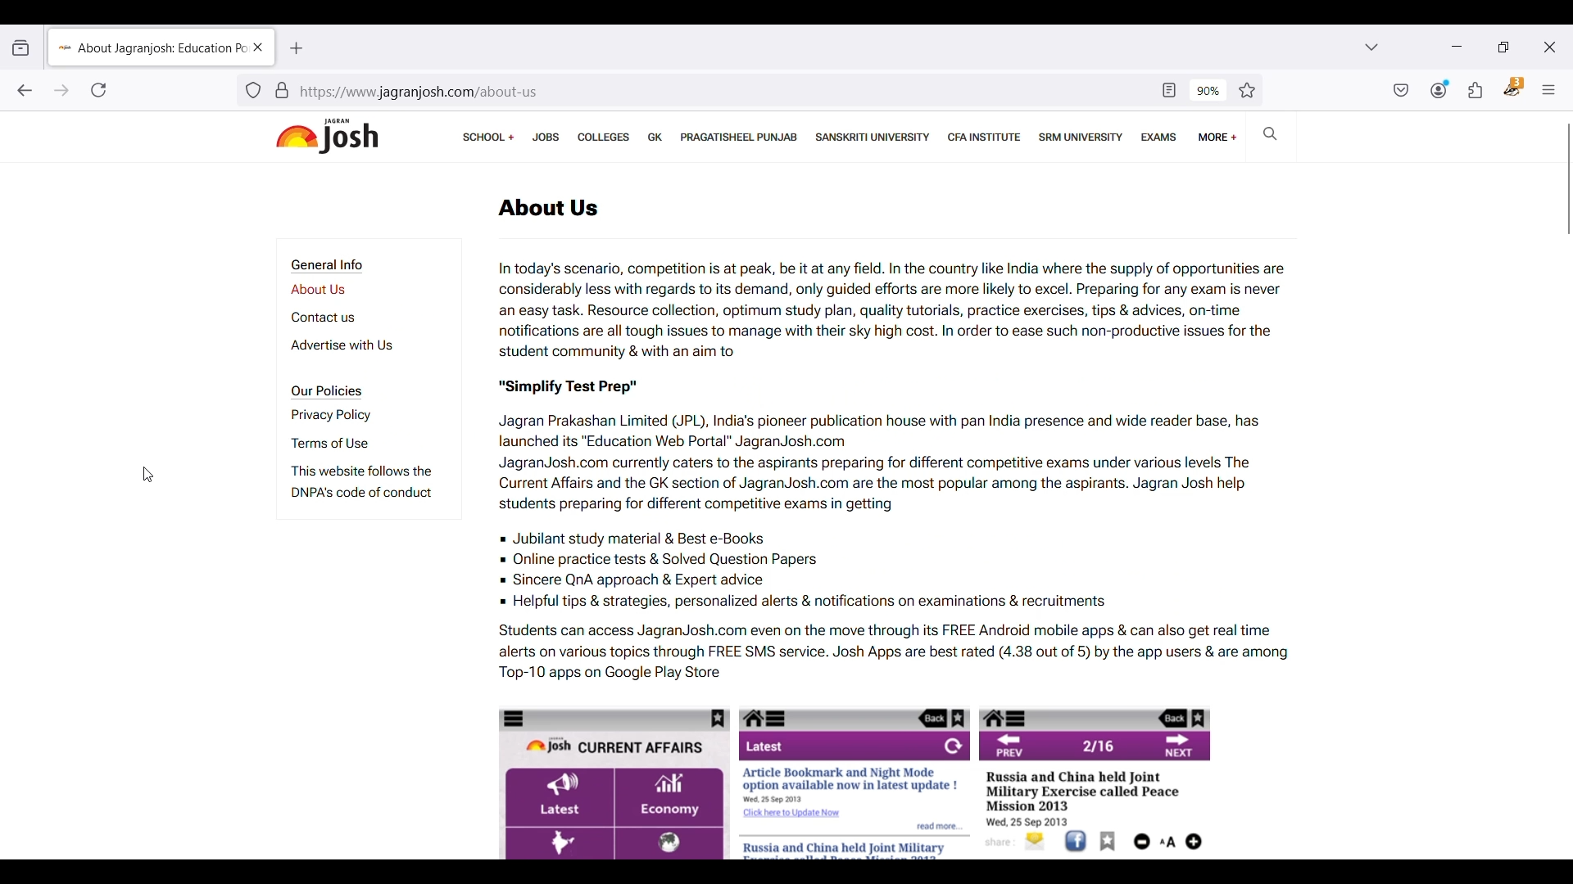  I want to click on about us, so click(548, 208).